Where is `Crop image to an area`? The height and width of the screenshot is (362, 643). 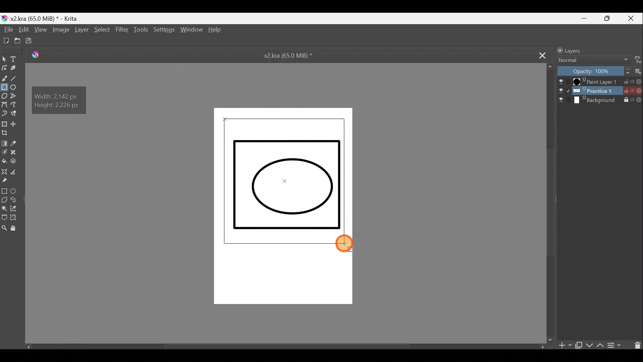 Crop image to an area is located at coordinates (8, 133).